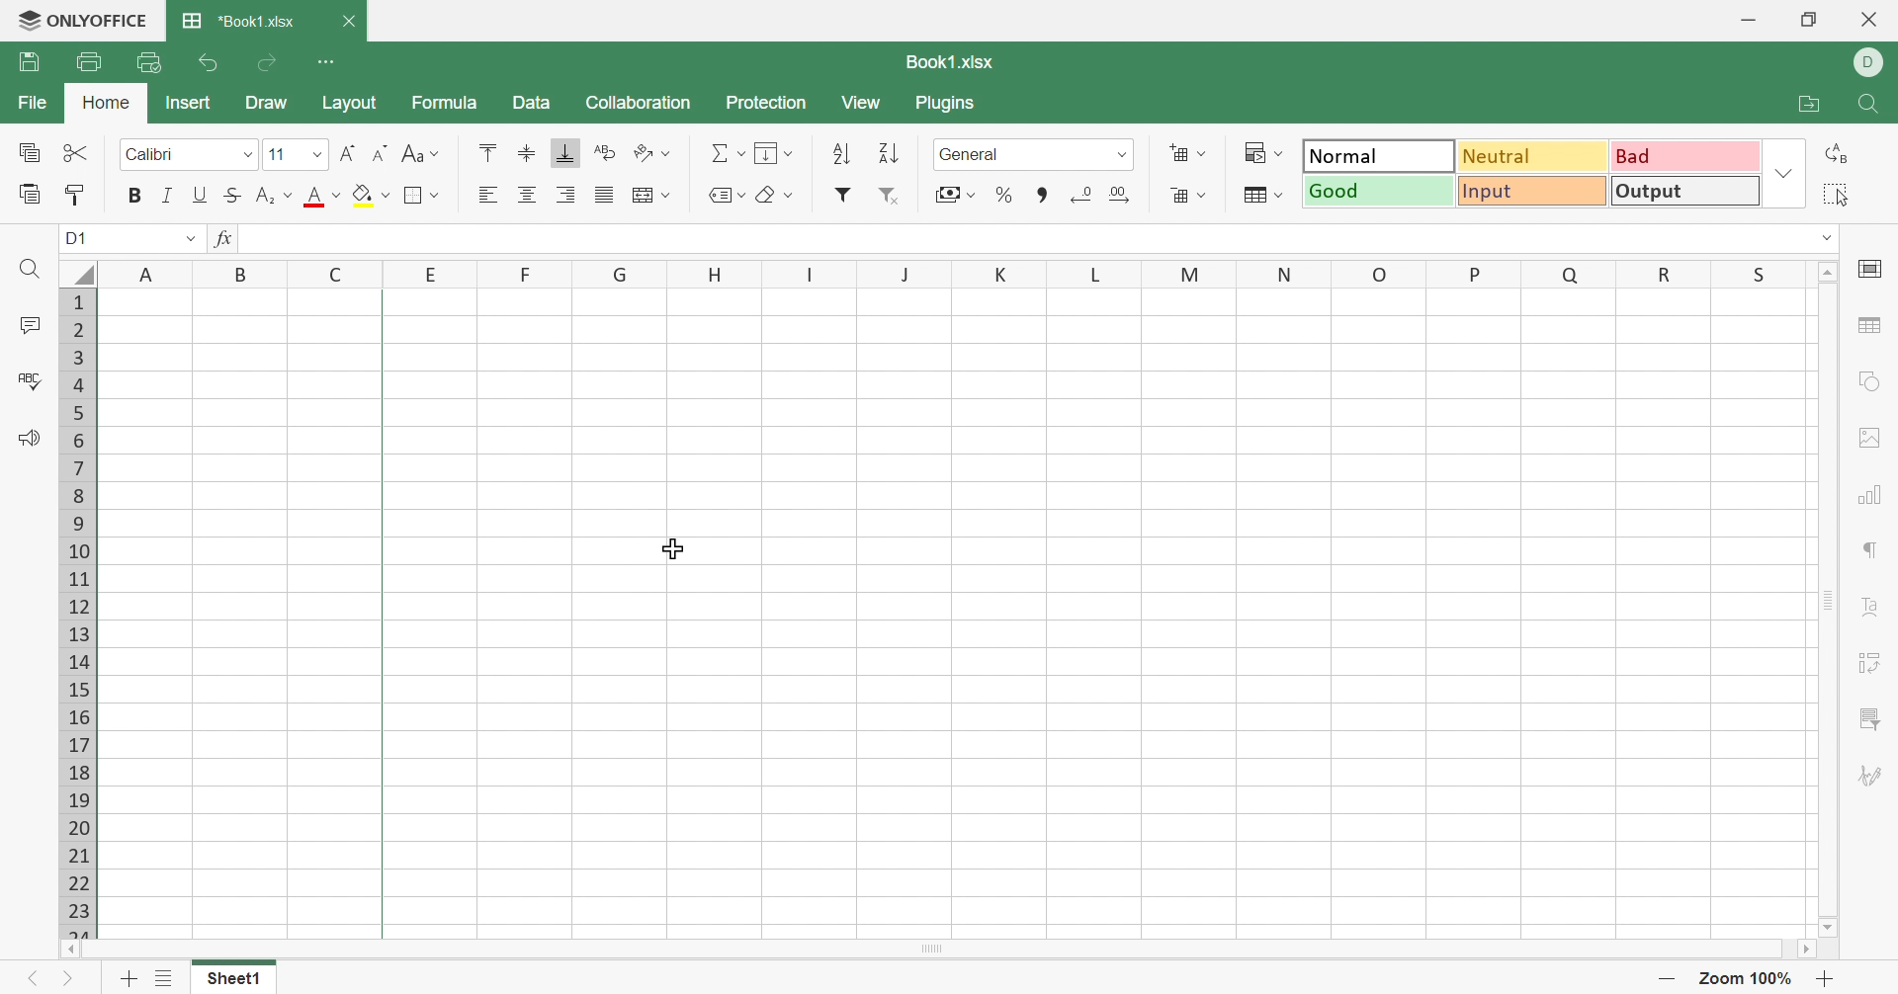 The height and width of the screenshot is (994, 1898). What do you see at coordinates (381, 151) in the screenshot?
I see `Decrement font size` at bounding box center [381, 151].